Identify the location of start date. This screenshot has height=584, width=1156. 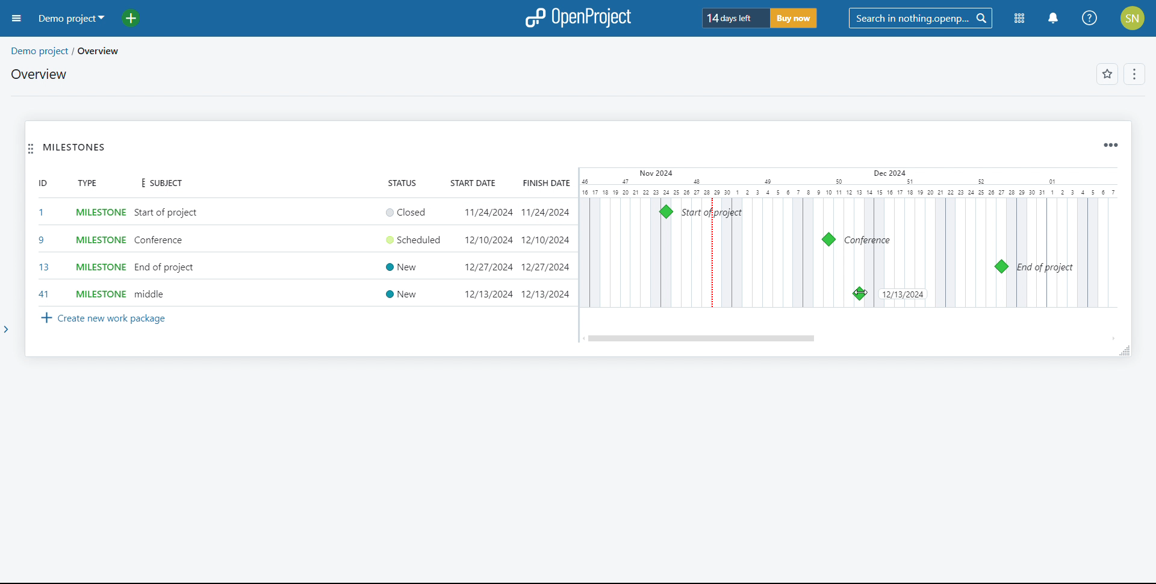
(474, 182).